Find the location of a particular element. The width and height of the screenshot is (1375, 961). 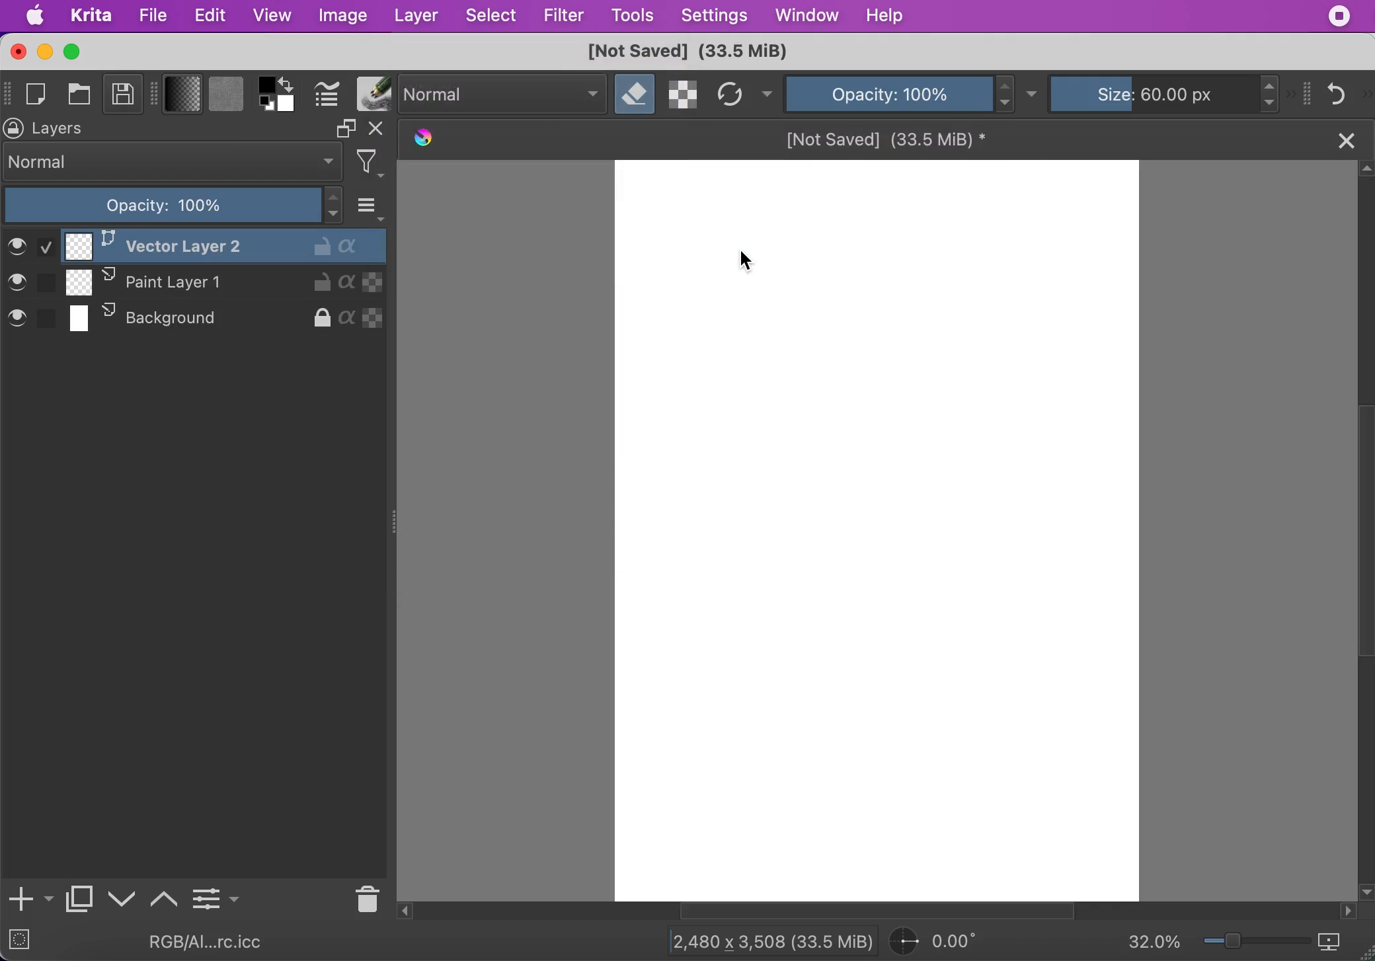

image is located at coordinates (342, 17).